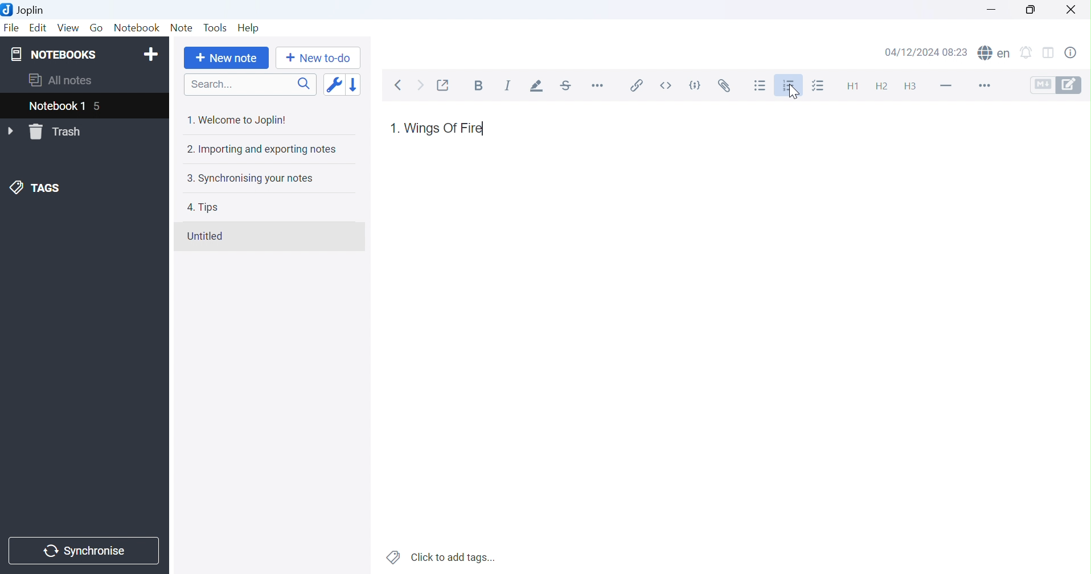 The height and width of the screenshot is (574, 1091). I want to click on File, so click(11, 28).